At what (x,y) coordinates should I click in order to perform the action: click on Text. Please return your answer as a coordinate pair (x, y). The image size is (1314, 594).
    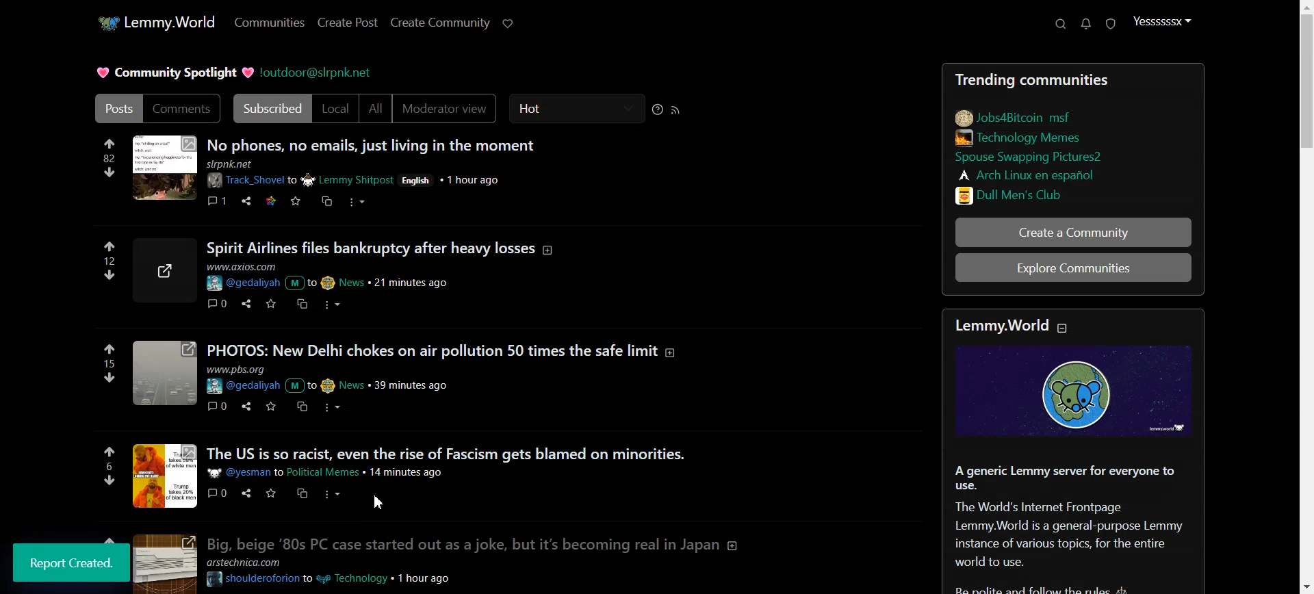
    Looking at the image, I should click on (73, 563).